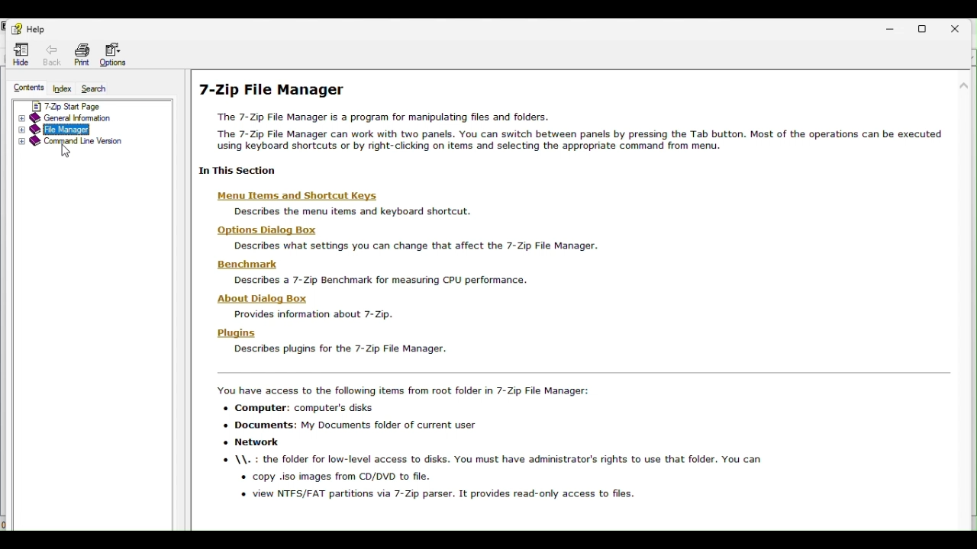  I want to click on Describes what settings you can change that affect the 7-Zip File Manager., so click(417, 247).